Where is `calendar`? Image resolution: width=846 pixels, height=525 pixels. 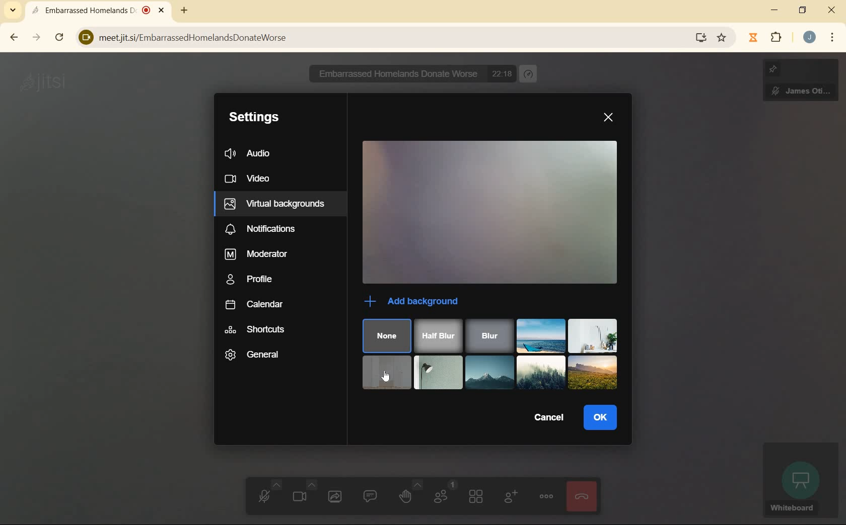
calendar is located at coordinates (252, 302).